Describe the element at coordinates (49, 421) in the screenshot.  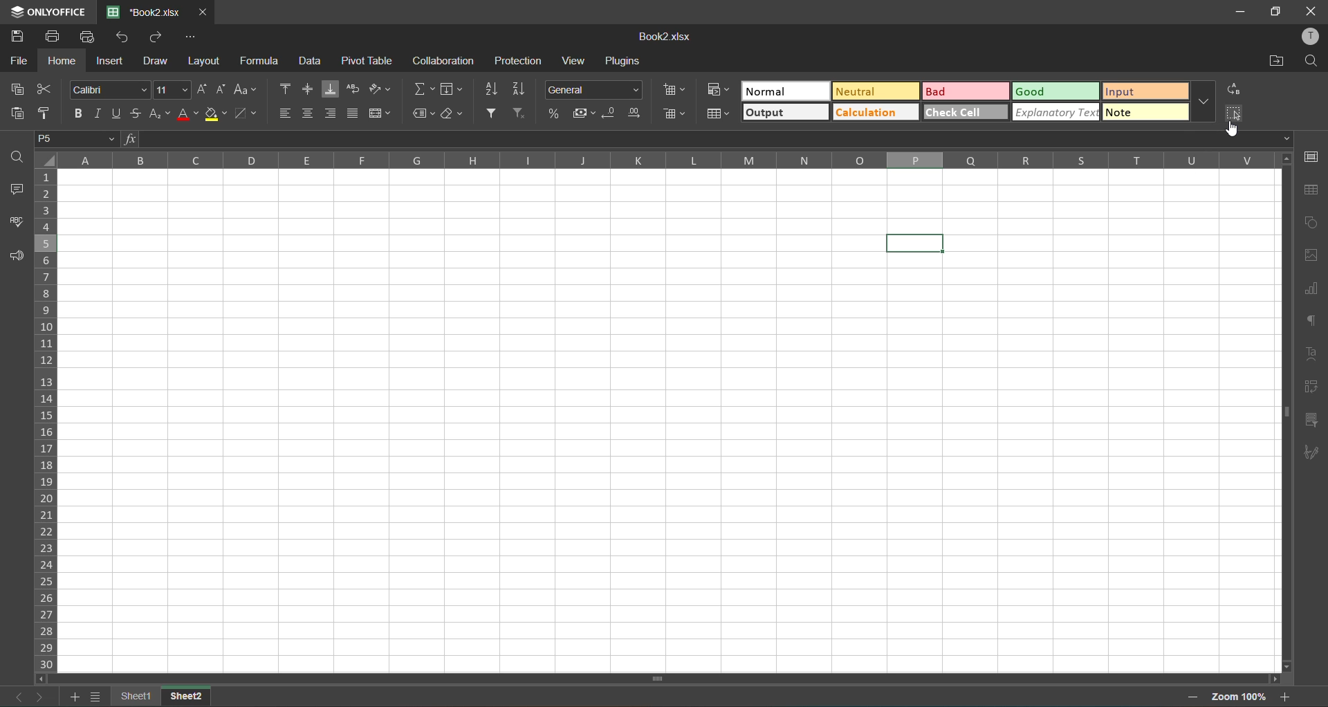
I see `row numbers` at that location.